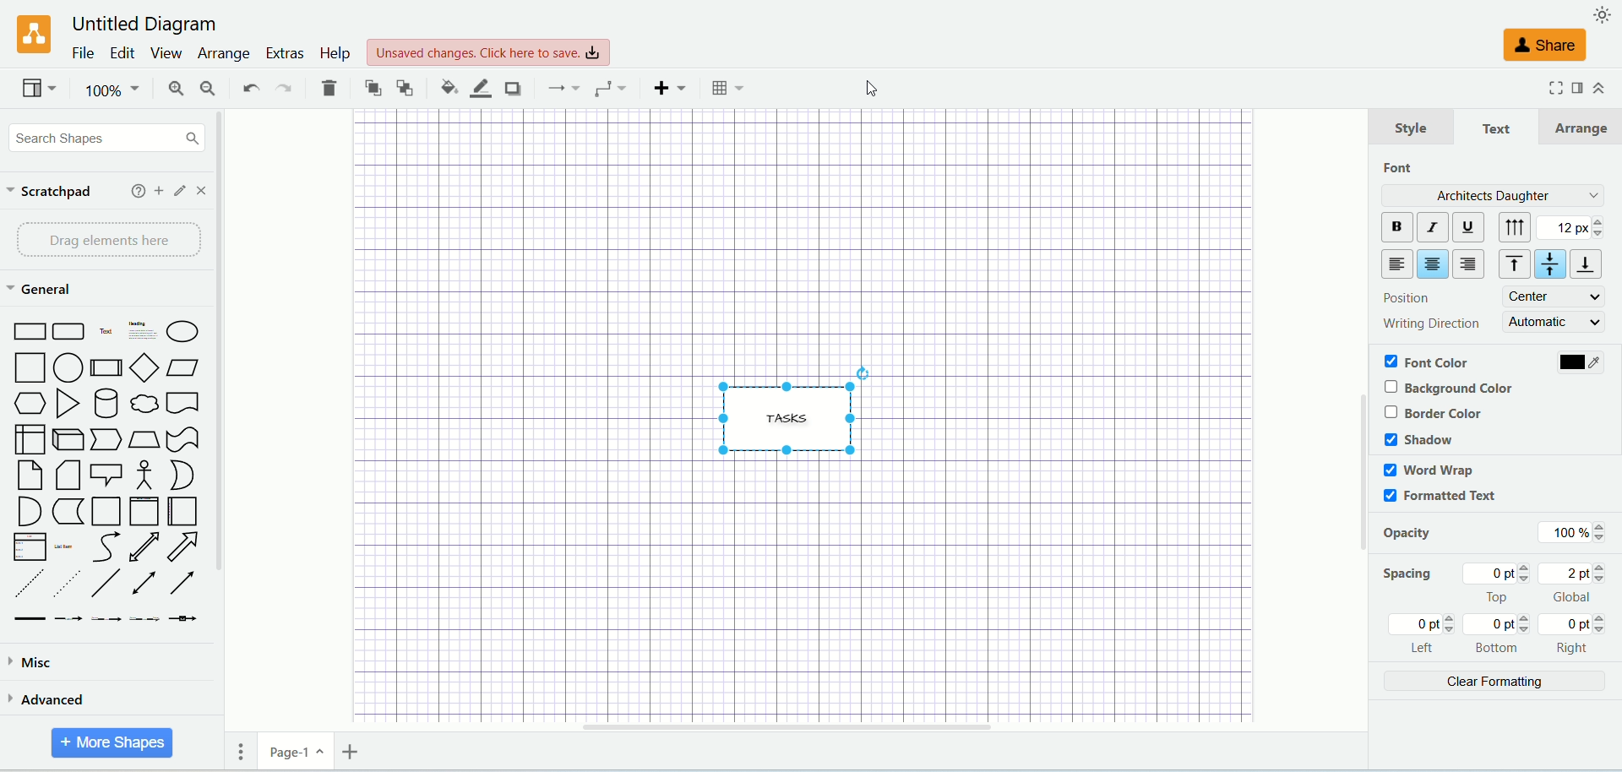 This screenshot has height=772, width=1622. I want to click on List Item, so click(63, 545).